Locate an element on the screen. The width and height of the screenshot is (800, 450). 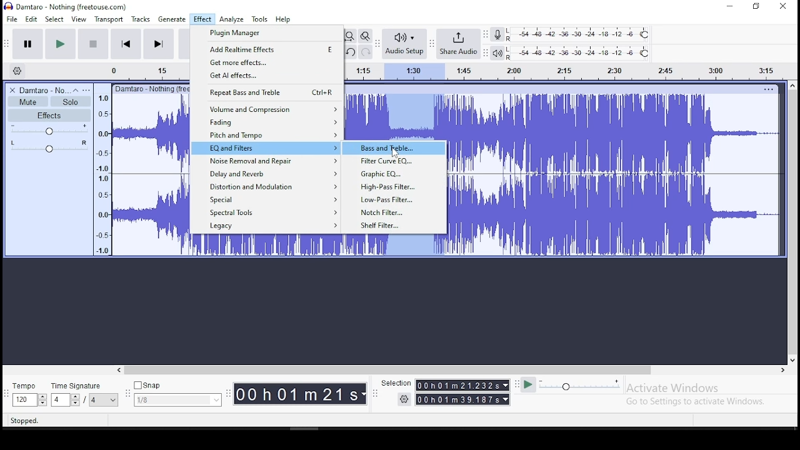
pan is located at coordinates (49, 146).